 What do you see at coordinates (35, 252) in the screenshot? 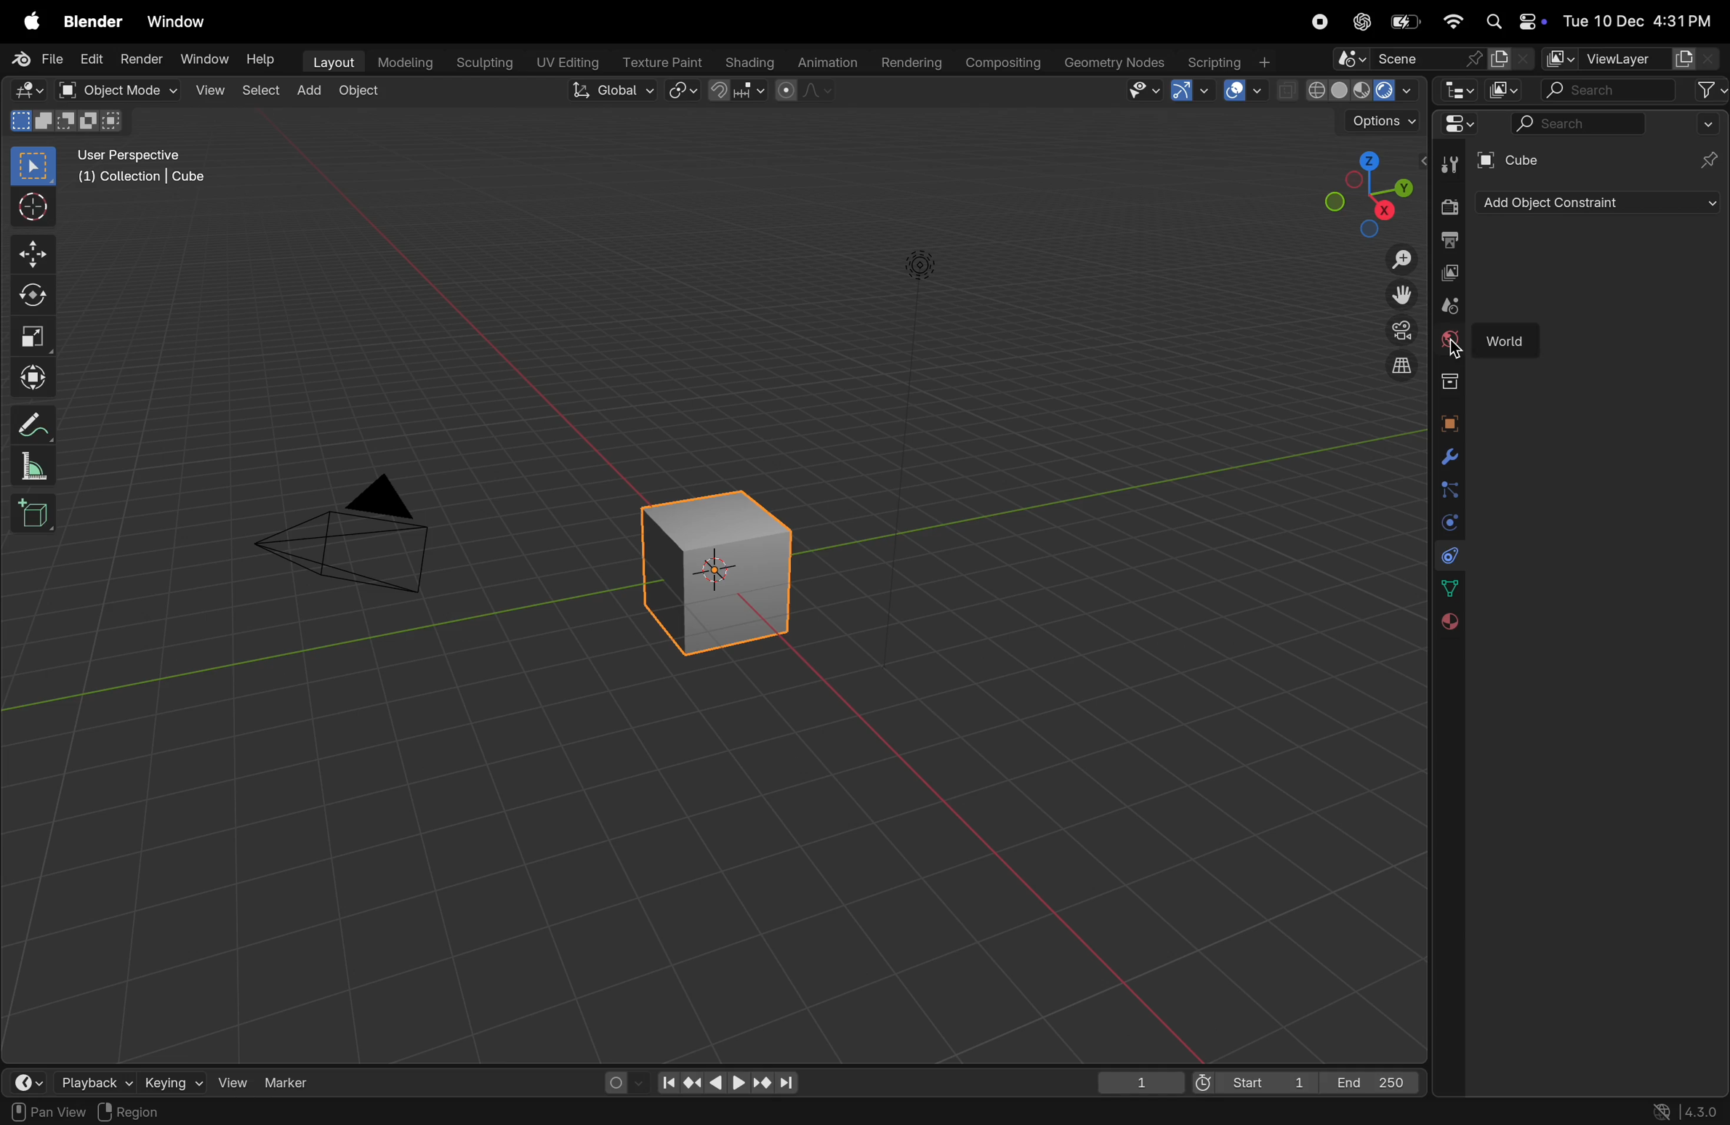
I see `move` at bounding box center [35, 252].